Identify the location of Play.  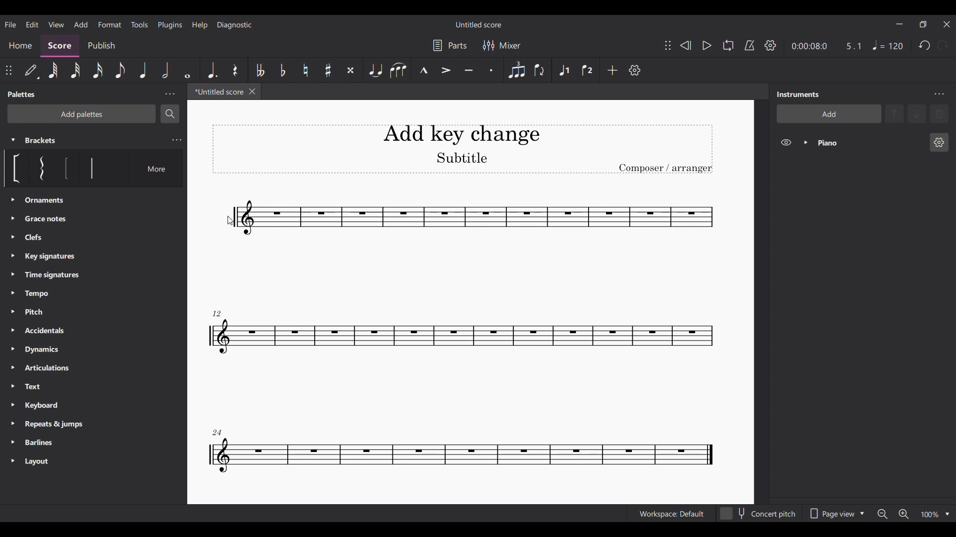
(707, 45).